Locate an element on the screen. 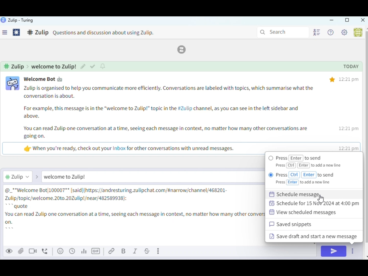 The width and height of the screenshot is (368, 276). View is located at coordinates (10, 251).